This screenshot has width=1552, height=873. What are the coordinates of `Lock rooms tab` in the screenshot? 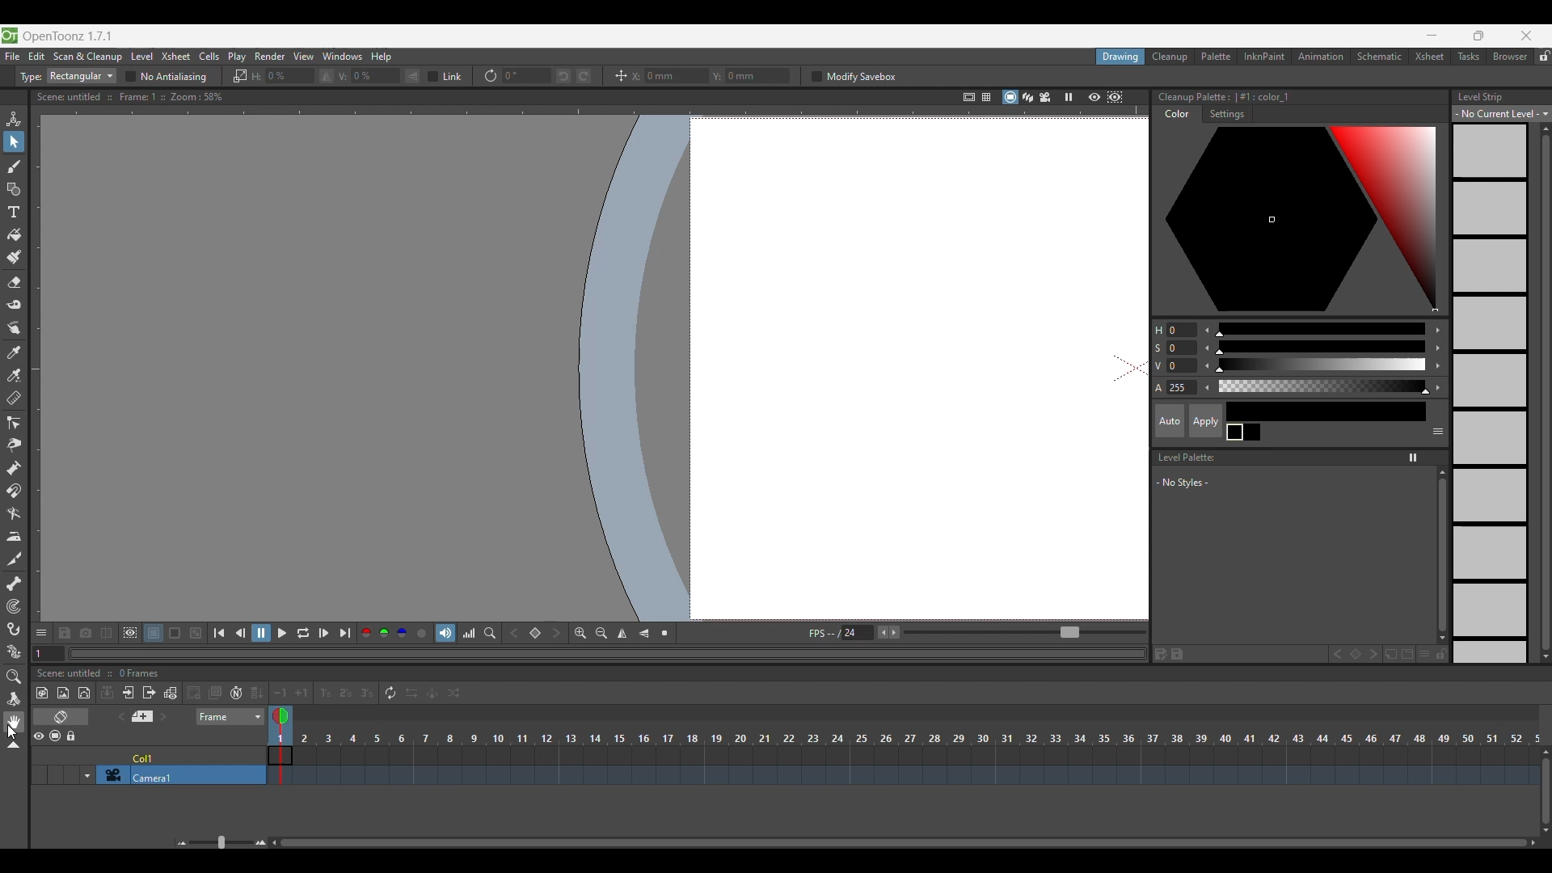 It's located at (1543, 57).